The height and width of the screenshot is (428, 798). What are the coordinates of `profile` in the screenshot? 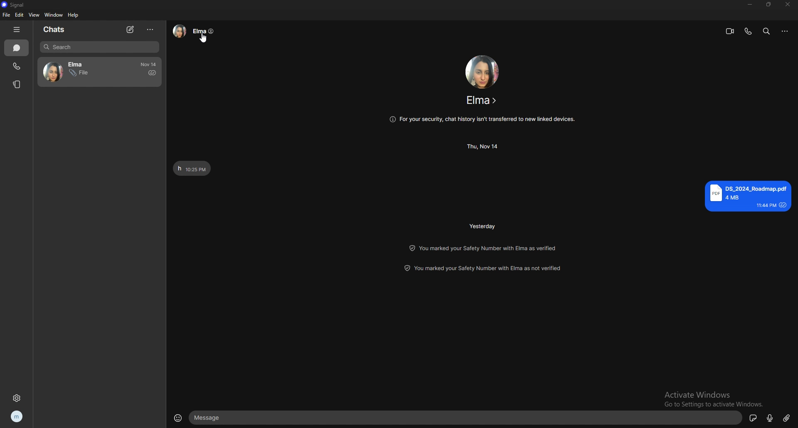 It's located at (18, 416).